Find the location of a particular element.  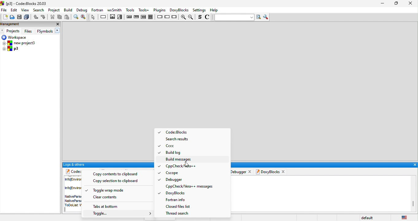

plugins is located at coordinates (159, 10).